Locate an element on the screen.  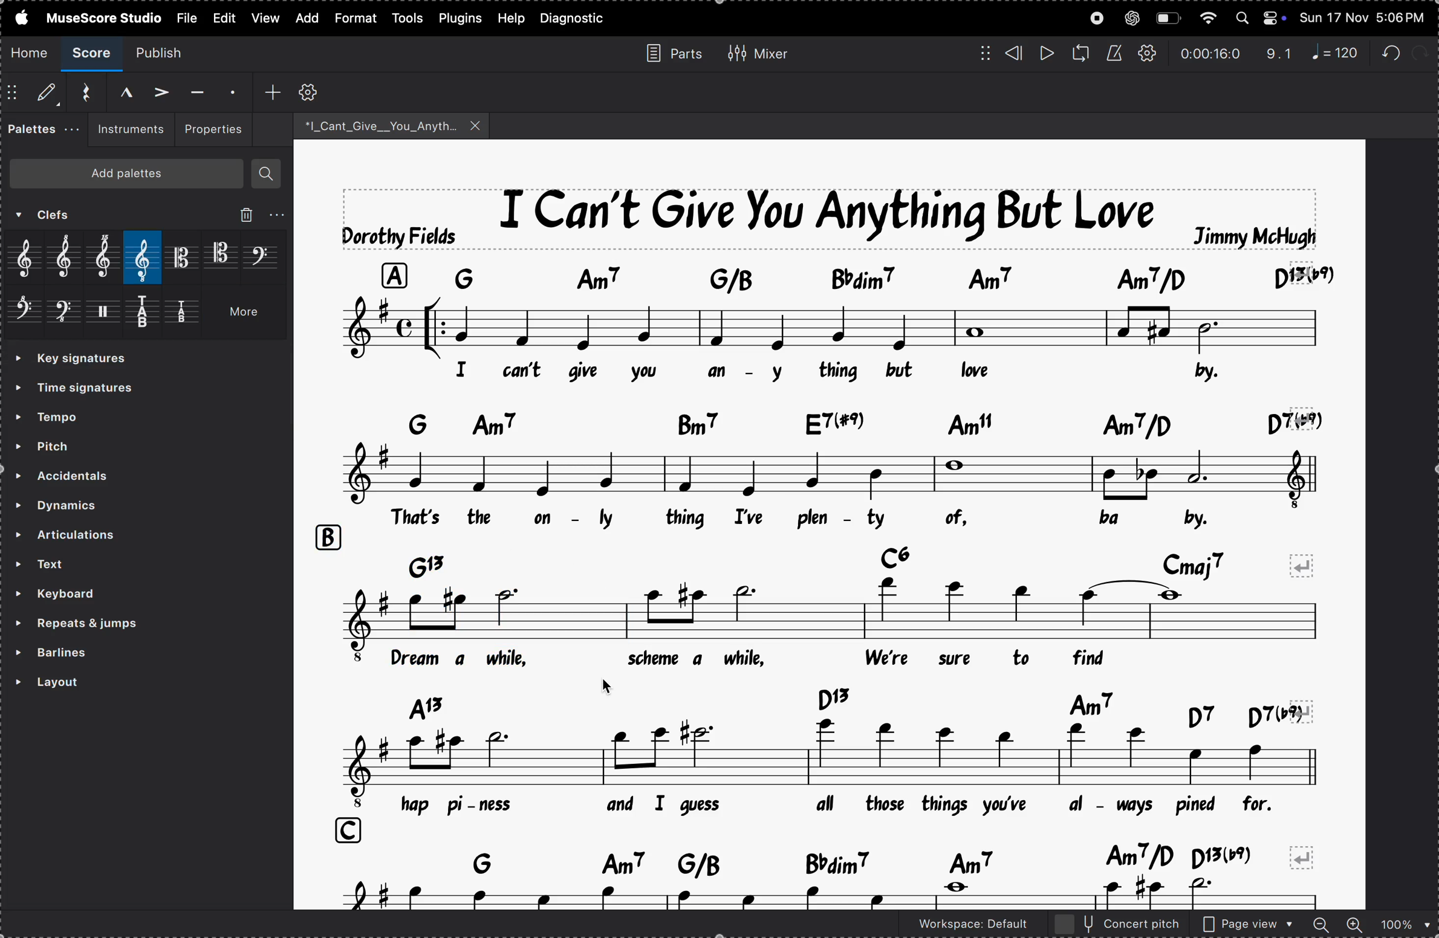
bass clef is located at coordinates (262, 255).